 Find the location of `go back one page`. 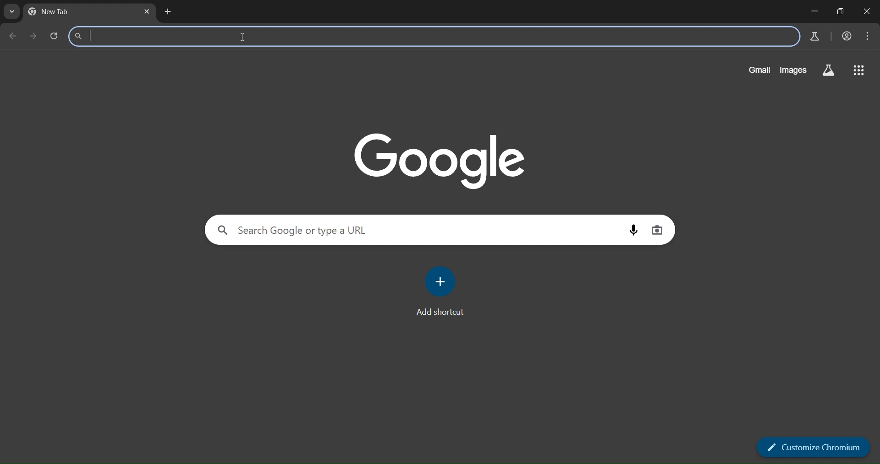

go back one page is located at coordinates (14, 35).